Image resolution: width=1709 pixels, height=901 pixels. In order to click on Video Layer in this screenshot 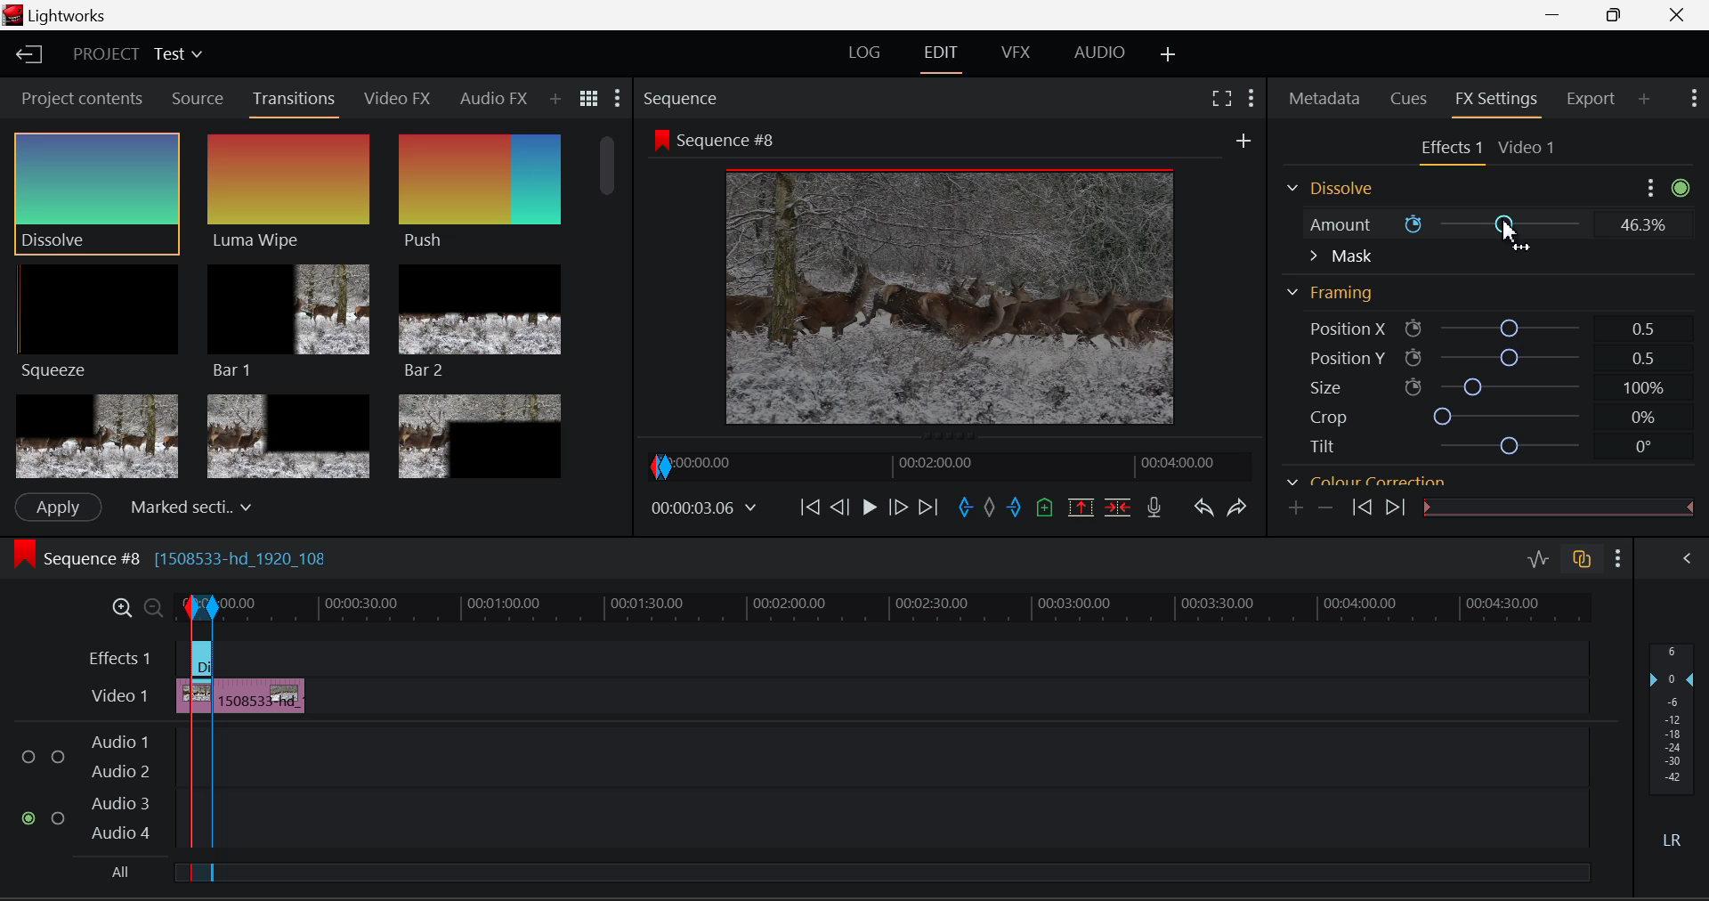, I will do `click(119, 698)`.